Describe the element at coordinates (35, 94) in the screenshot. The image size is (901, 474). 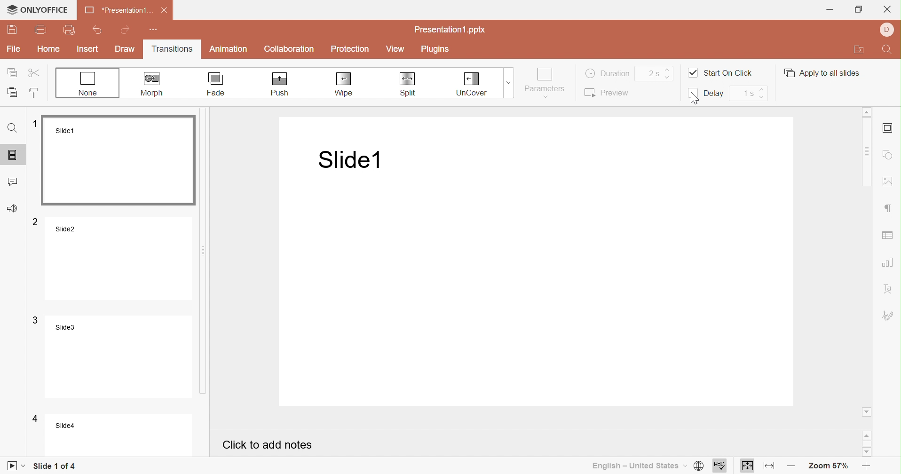
I see `Copy style` at that location.